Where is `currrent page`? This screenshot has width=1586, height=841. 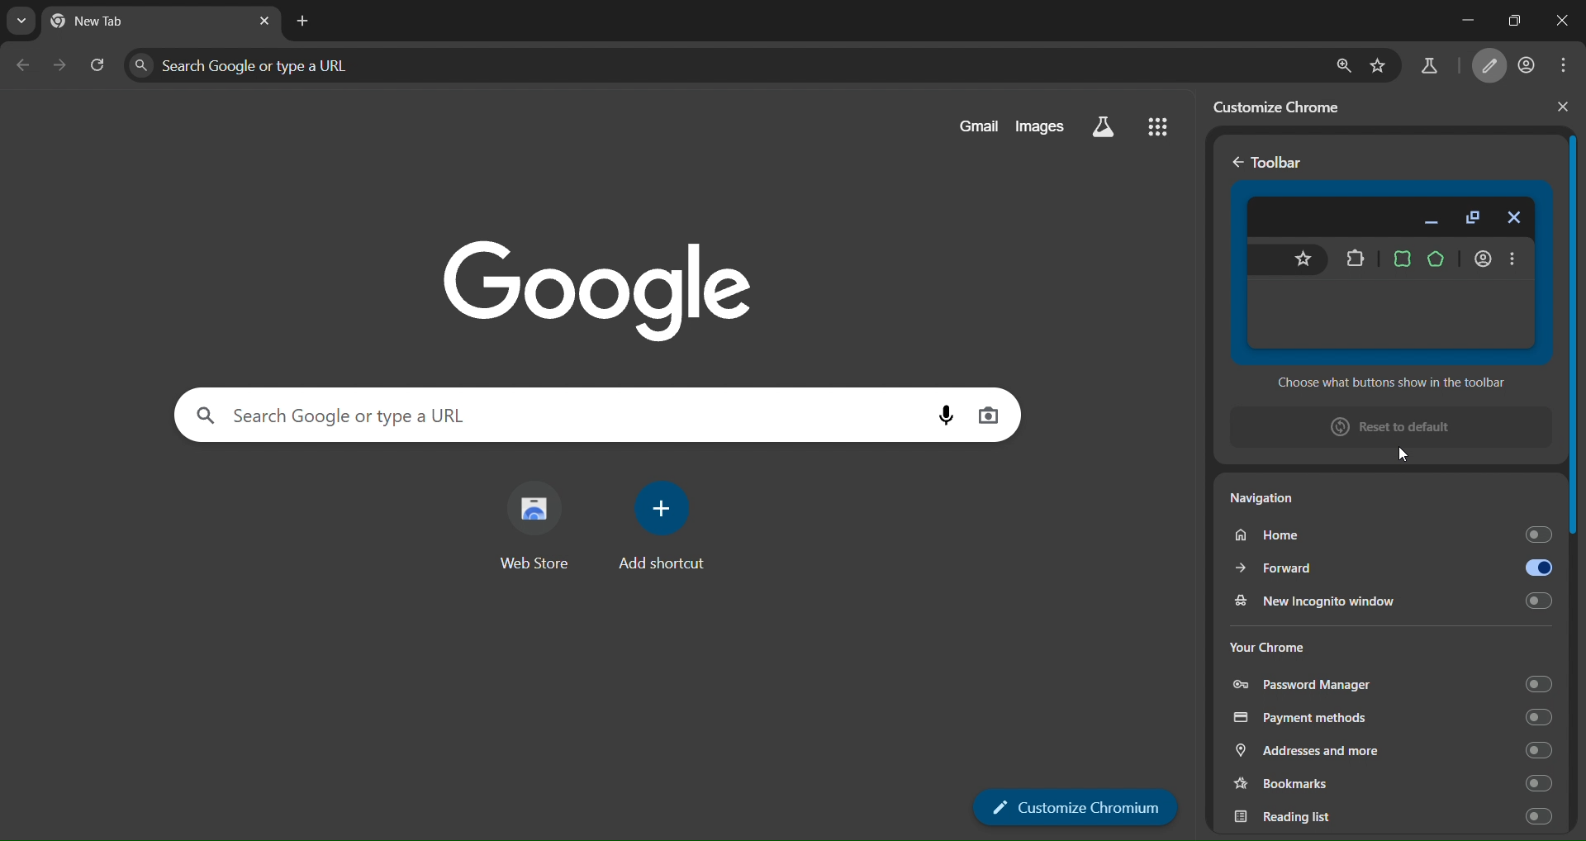
currrent page is located at coordinates (116, 21).